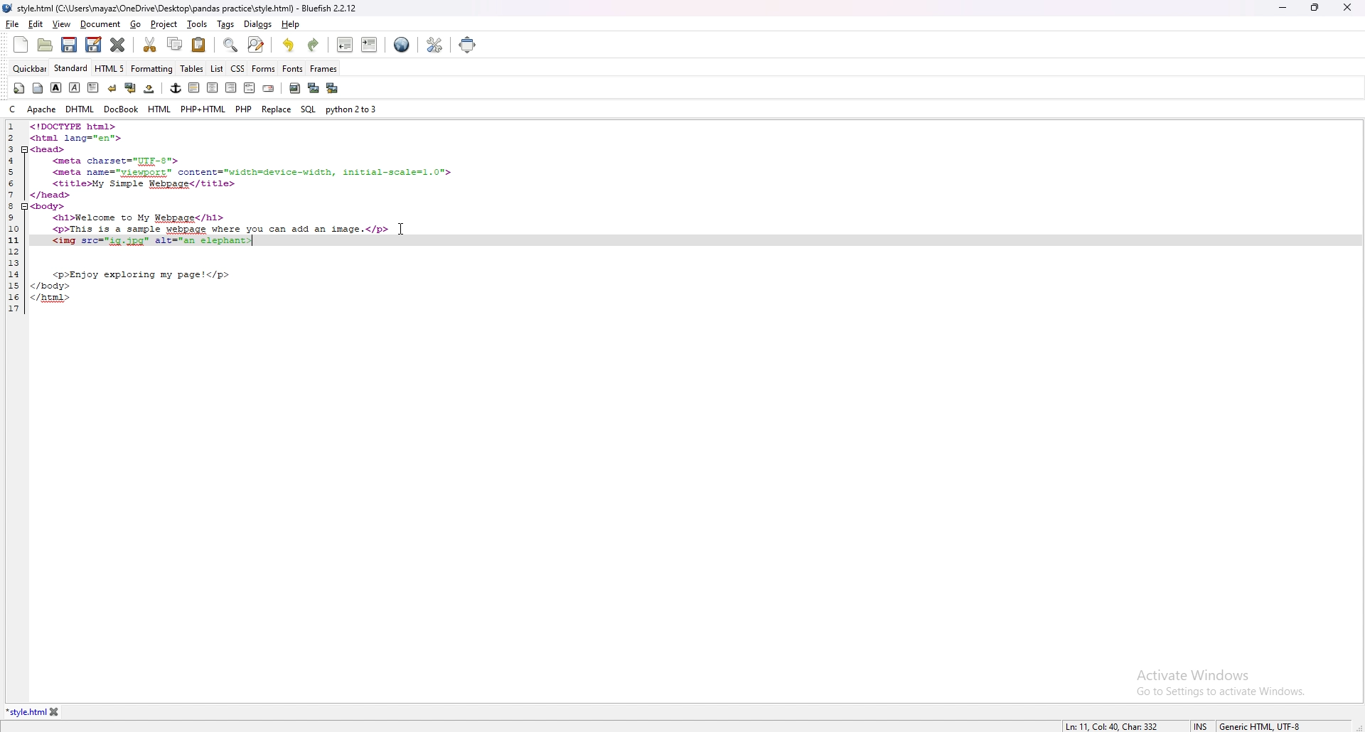 This screenshot has width=1365, height=732. What do you see at coordinates (80, 109) in the screenshot?
I see `dhtml` at bounding box center [80, 109].